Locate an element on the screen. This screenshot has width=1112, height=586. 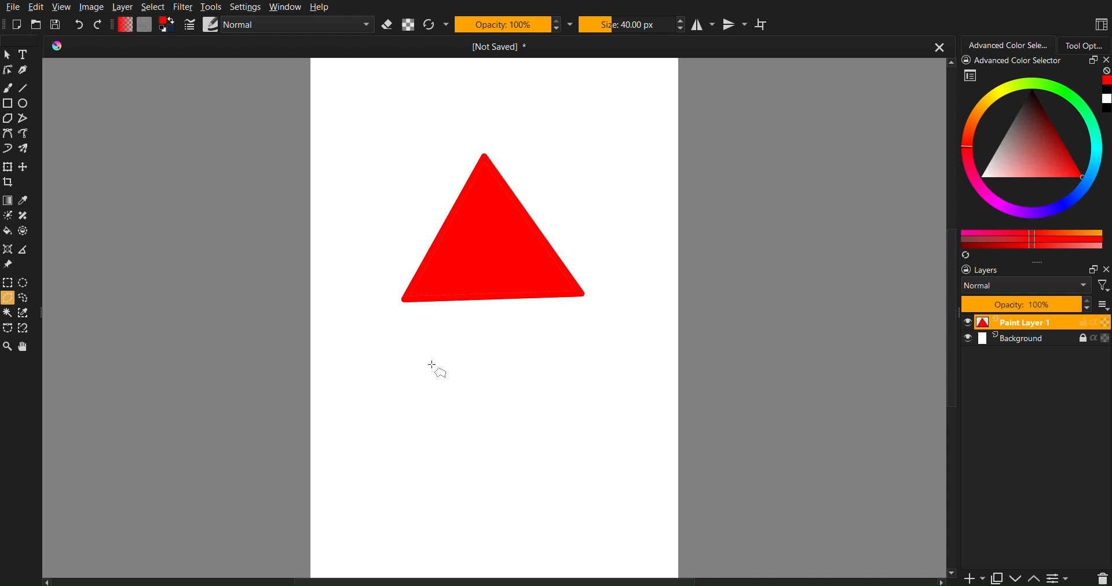
Lineart Tools is located at coordinates (7, 71).